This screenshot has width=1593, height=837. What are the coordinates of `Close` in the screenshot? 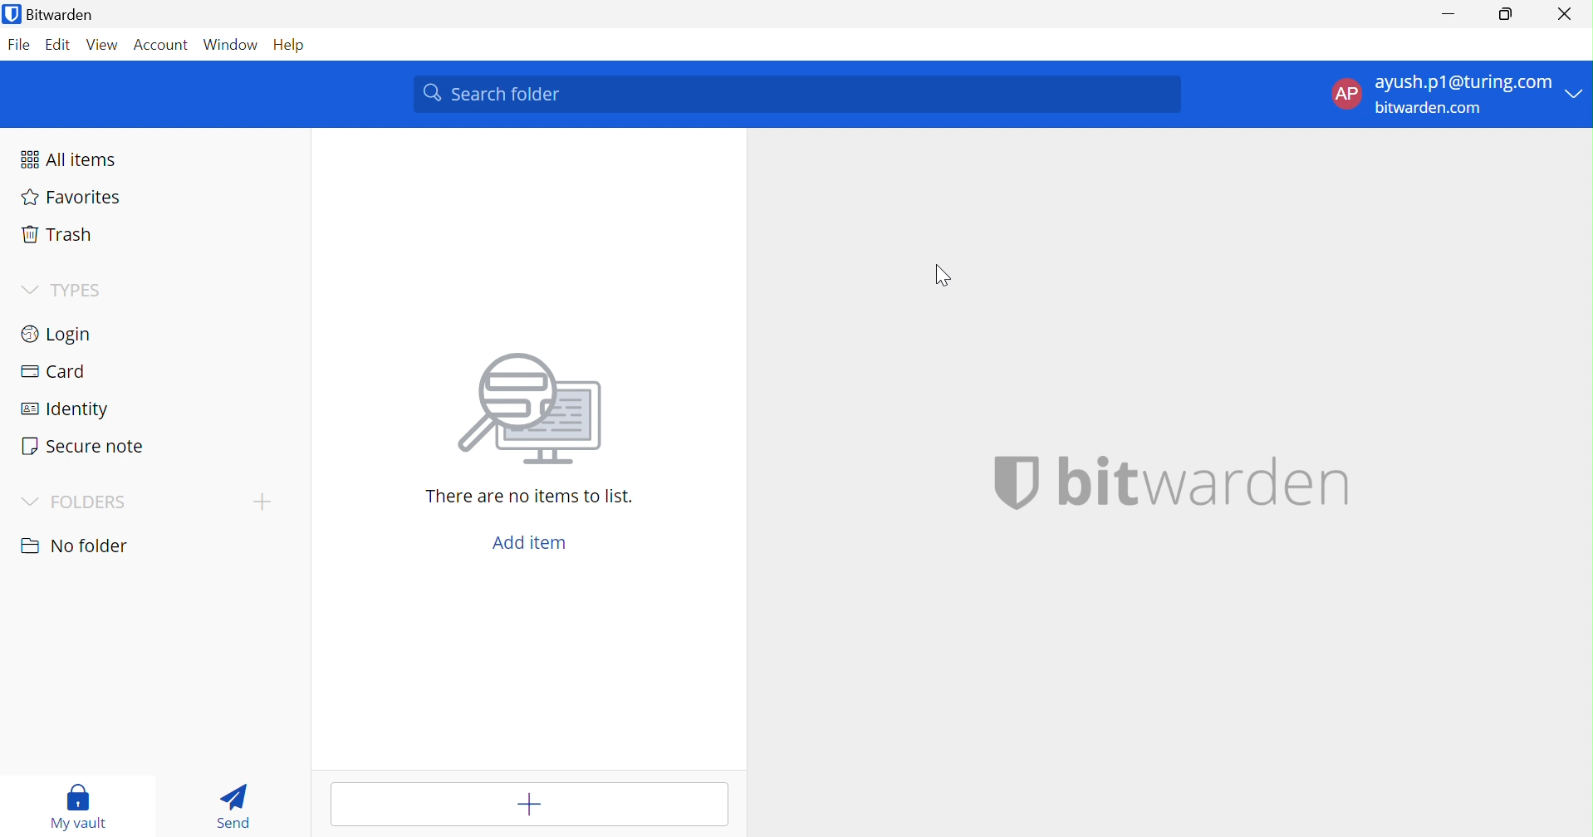 It's located at (1565, 15).